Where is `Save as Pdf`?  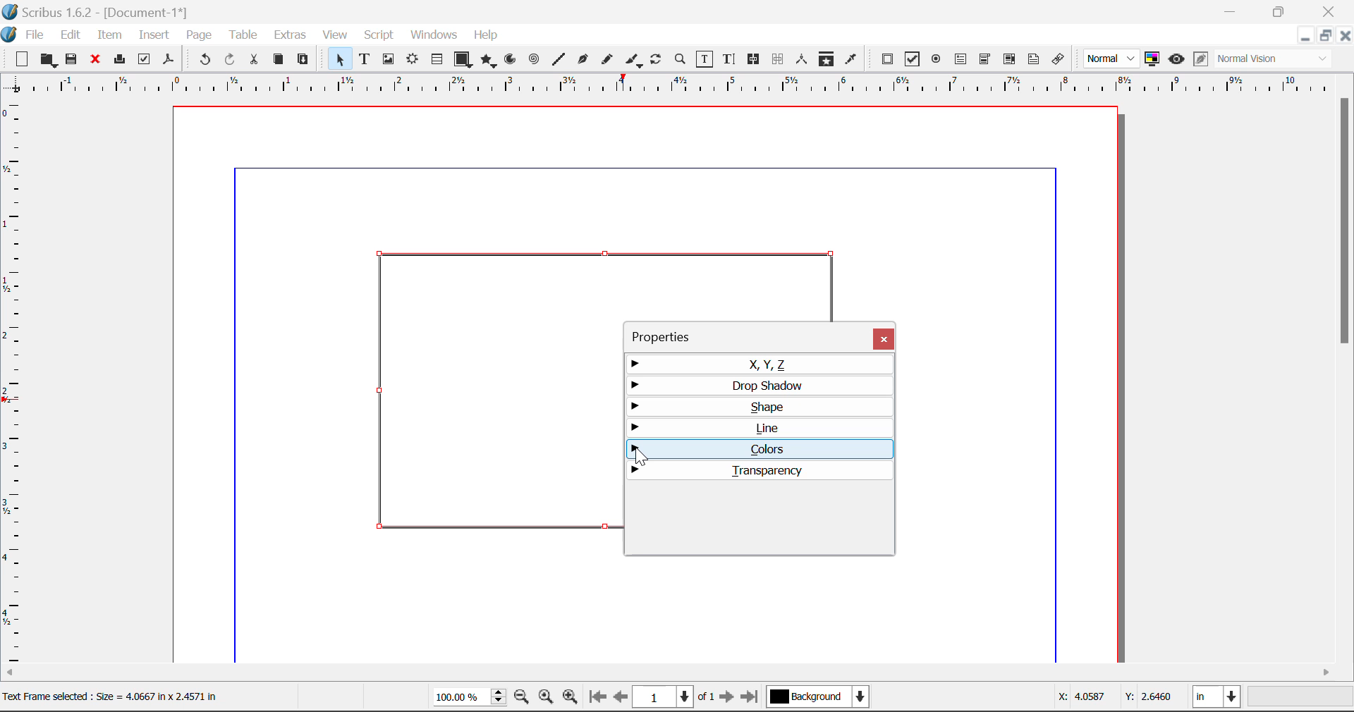 Save as Pdf is located at coordinates (169, 60).